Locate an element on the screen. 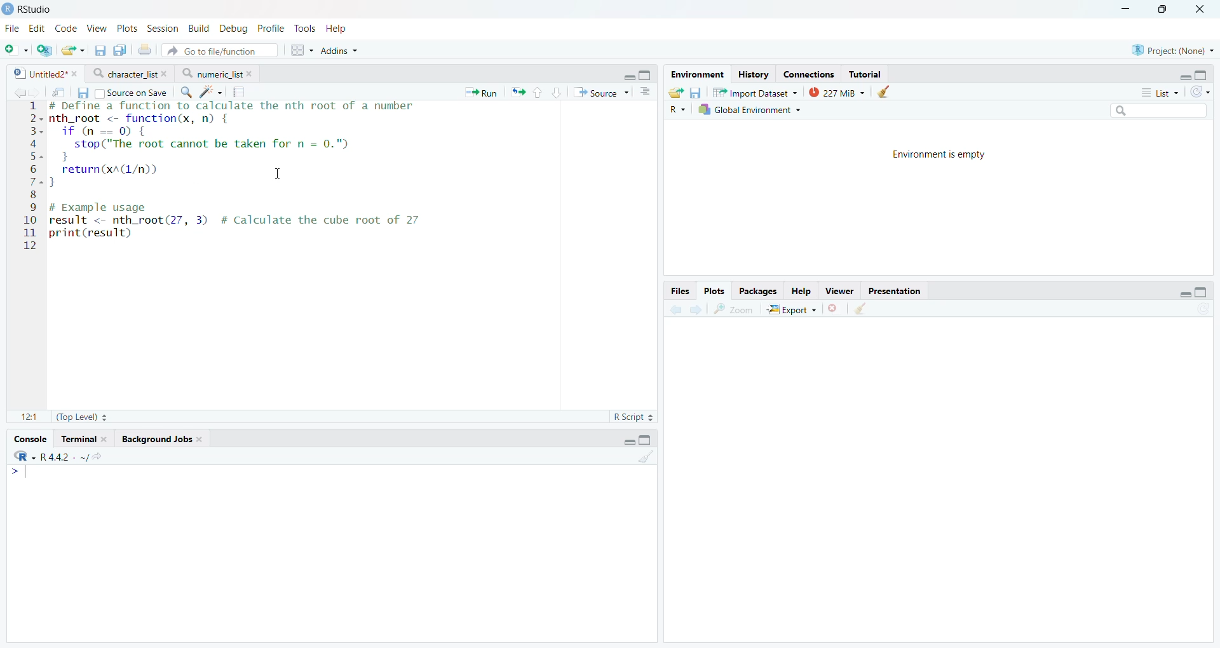 Image resolution: width=1220 pixels, height=648 pixels. Go to file/function is located at coordinates (219, 50).